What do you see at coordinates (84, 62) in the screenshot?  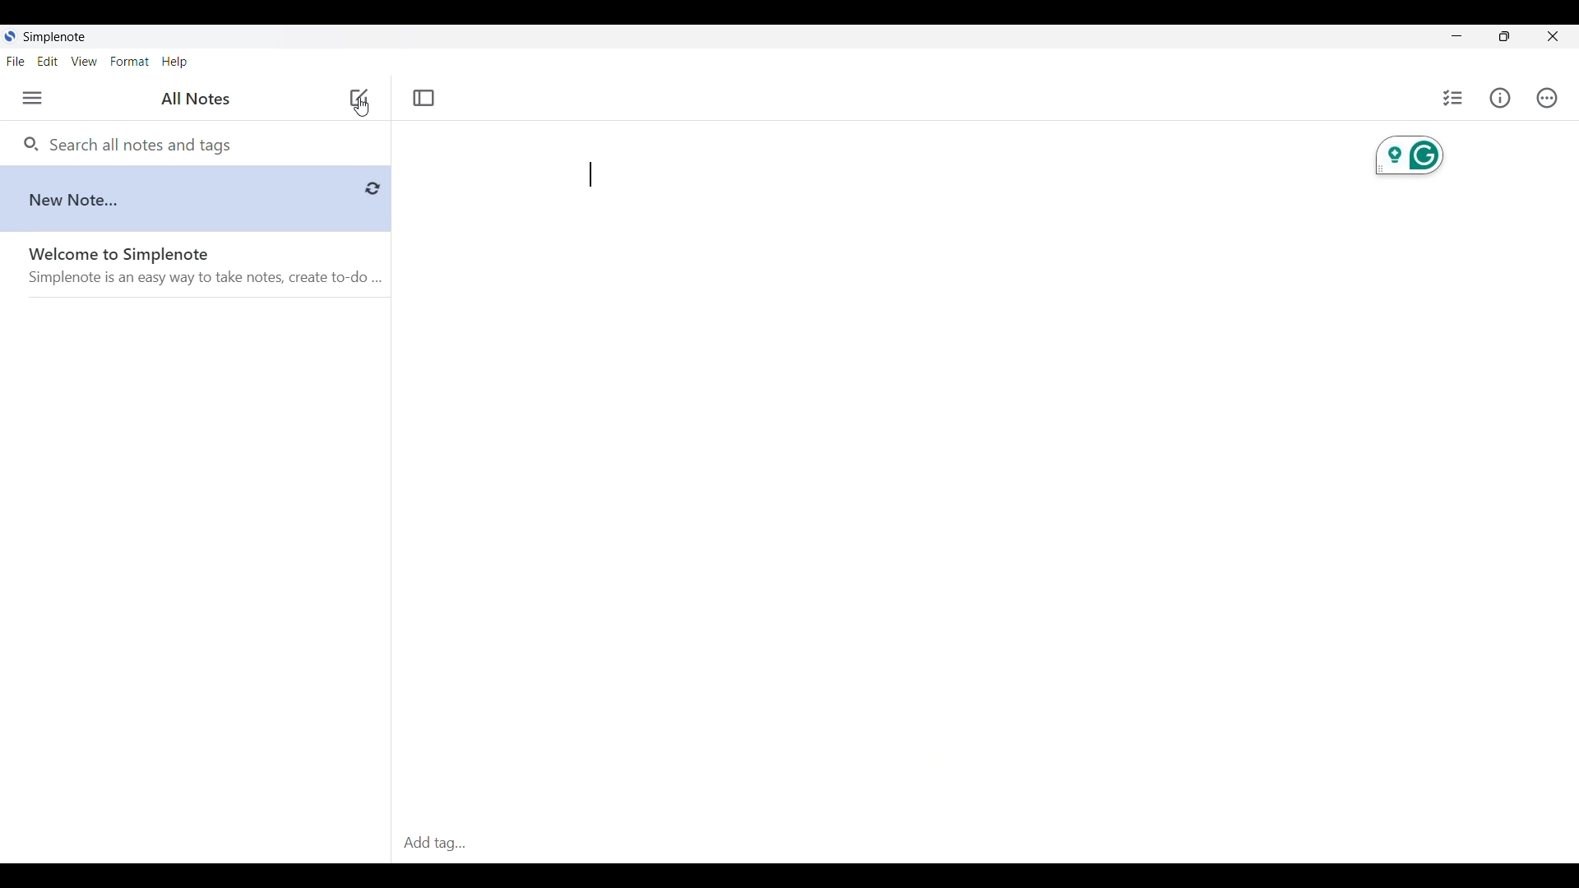 I see `View` at bounding box center [84, 62].